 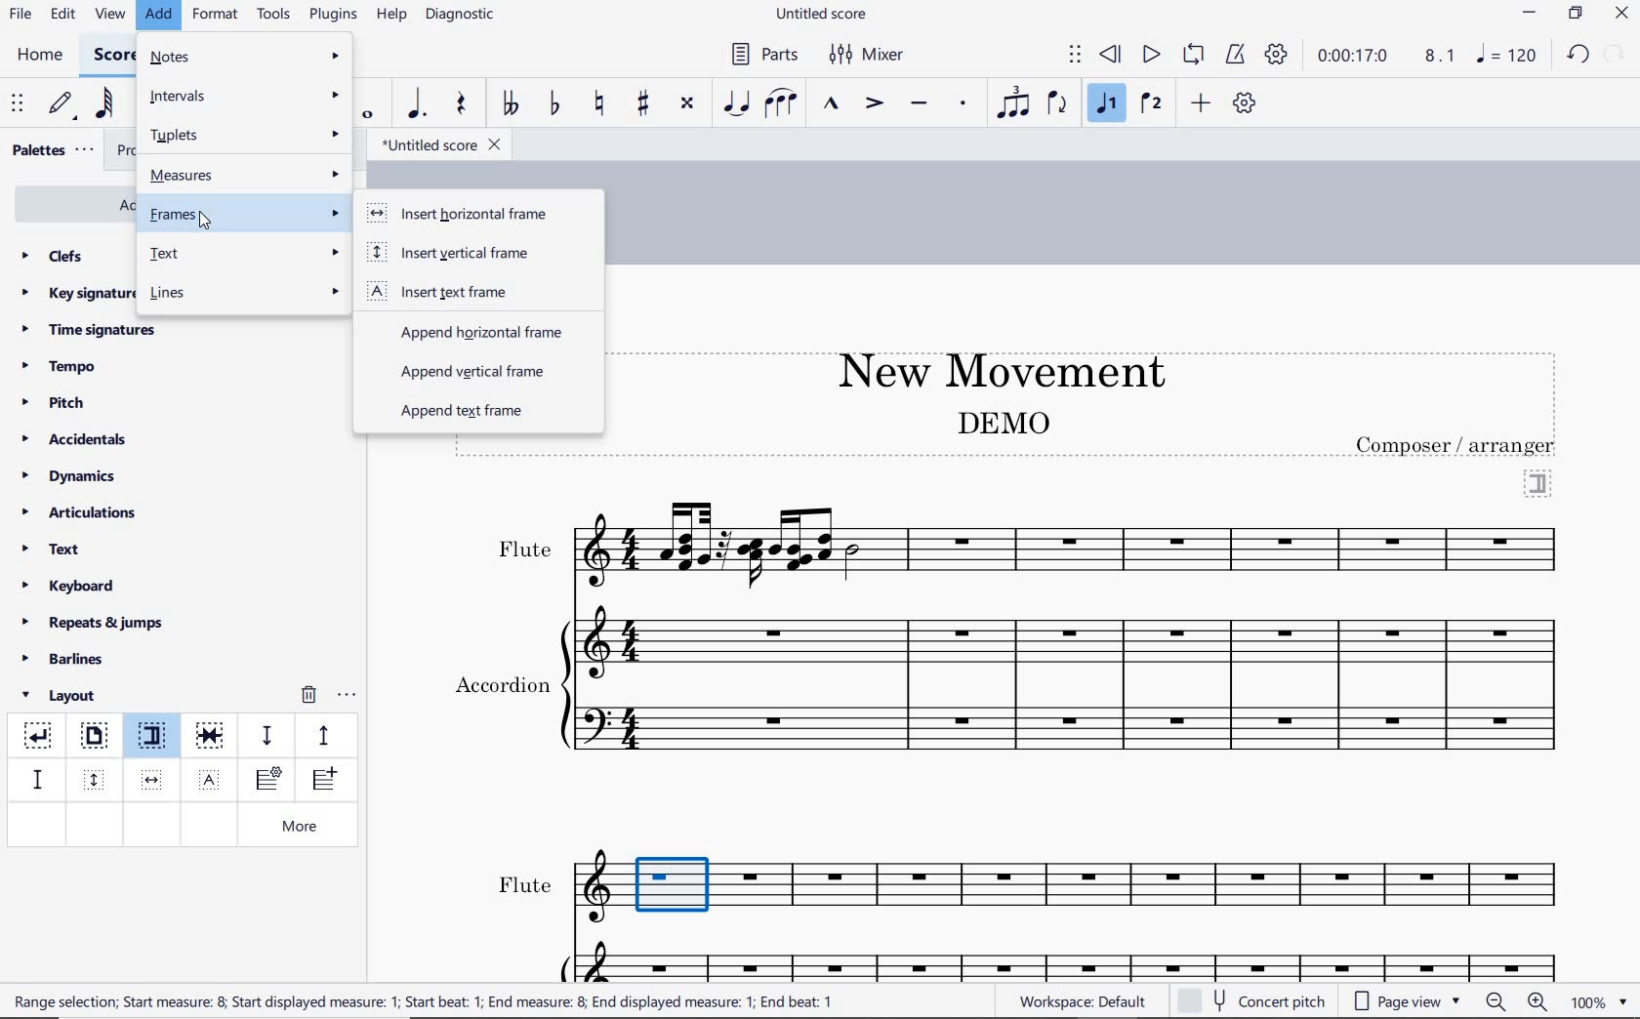 I want to click on section break, so click(x=156, y=739).